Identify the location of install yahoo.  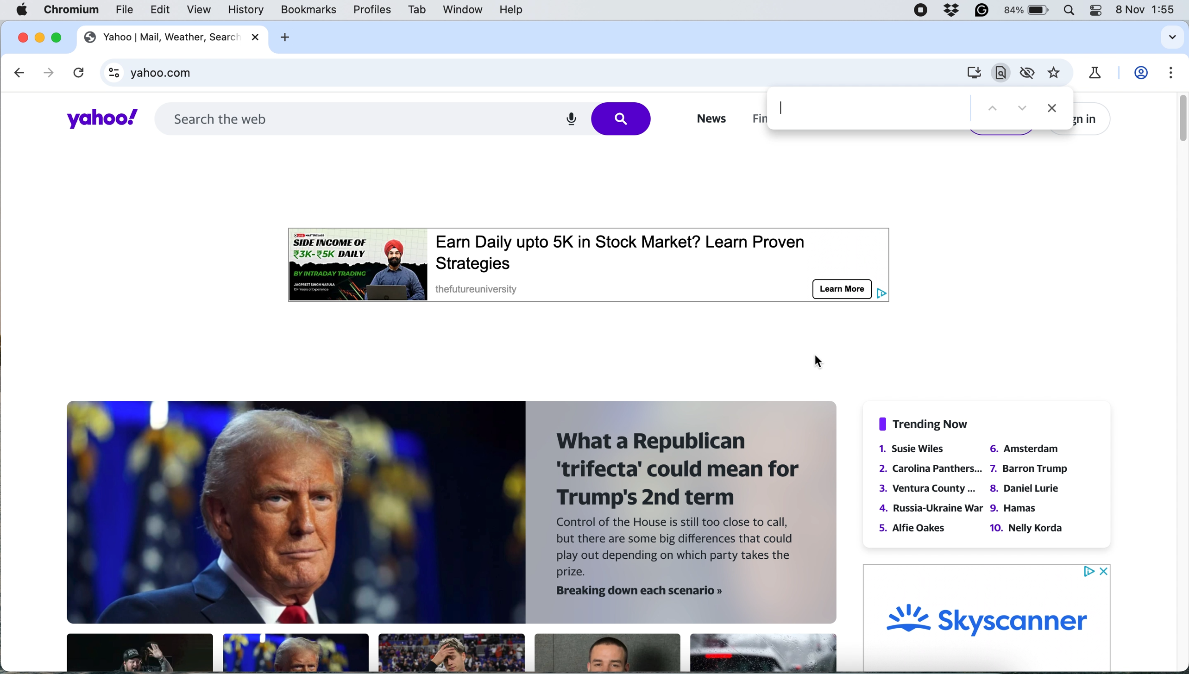
(974, 73).